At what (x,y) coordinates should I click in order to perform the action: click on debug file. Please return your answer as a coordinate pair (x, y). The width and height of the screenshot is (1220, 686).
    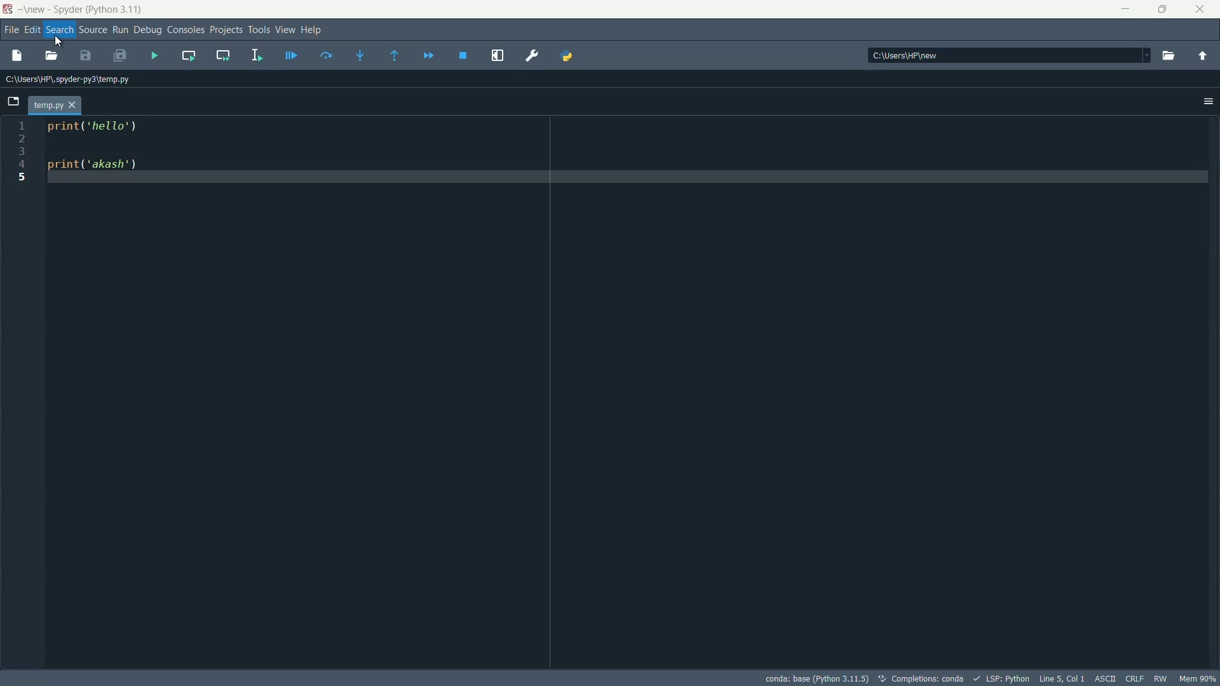
    Looking at the image, I should click on (292, 56).